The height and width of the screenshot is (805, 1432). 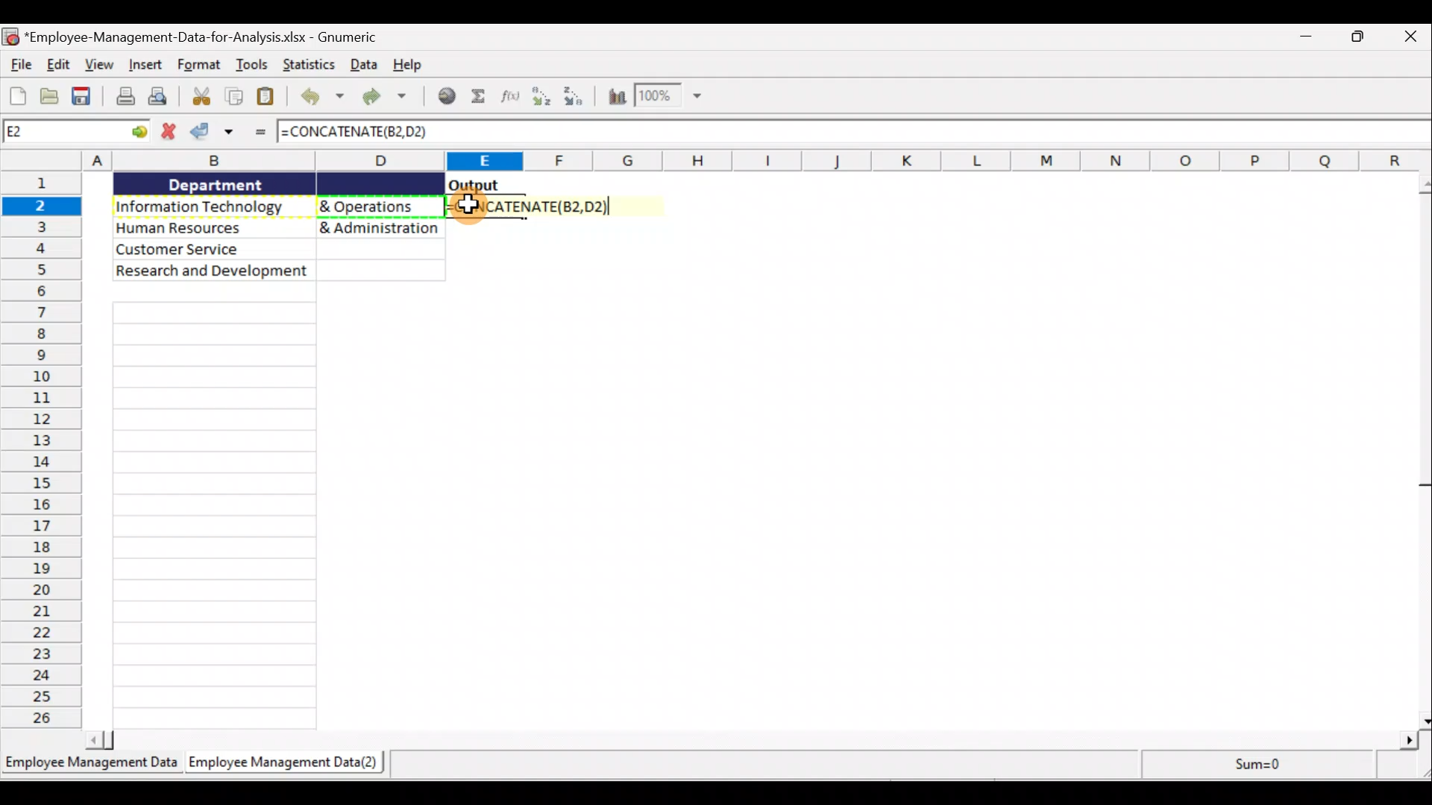 I want to click on Accept change, so click(x=213, y=134).